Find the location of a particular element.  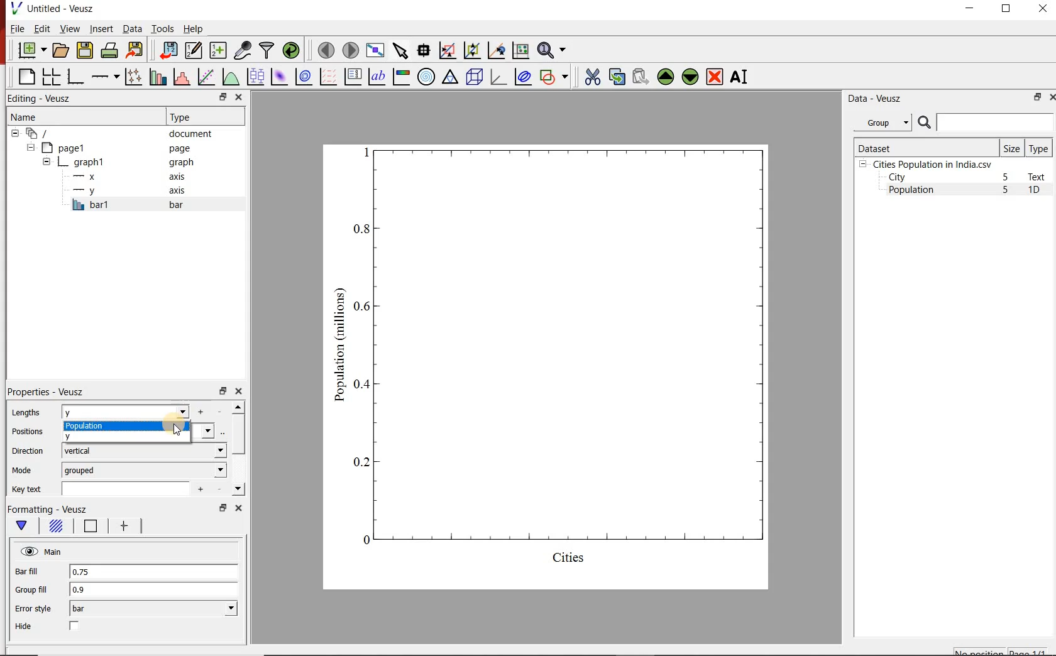

5 is located at coordinates (1006, 178).